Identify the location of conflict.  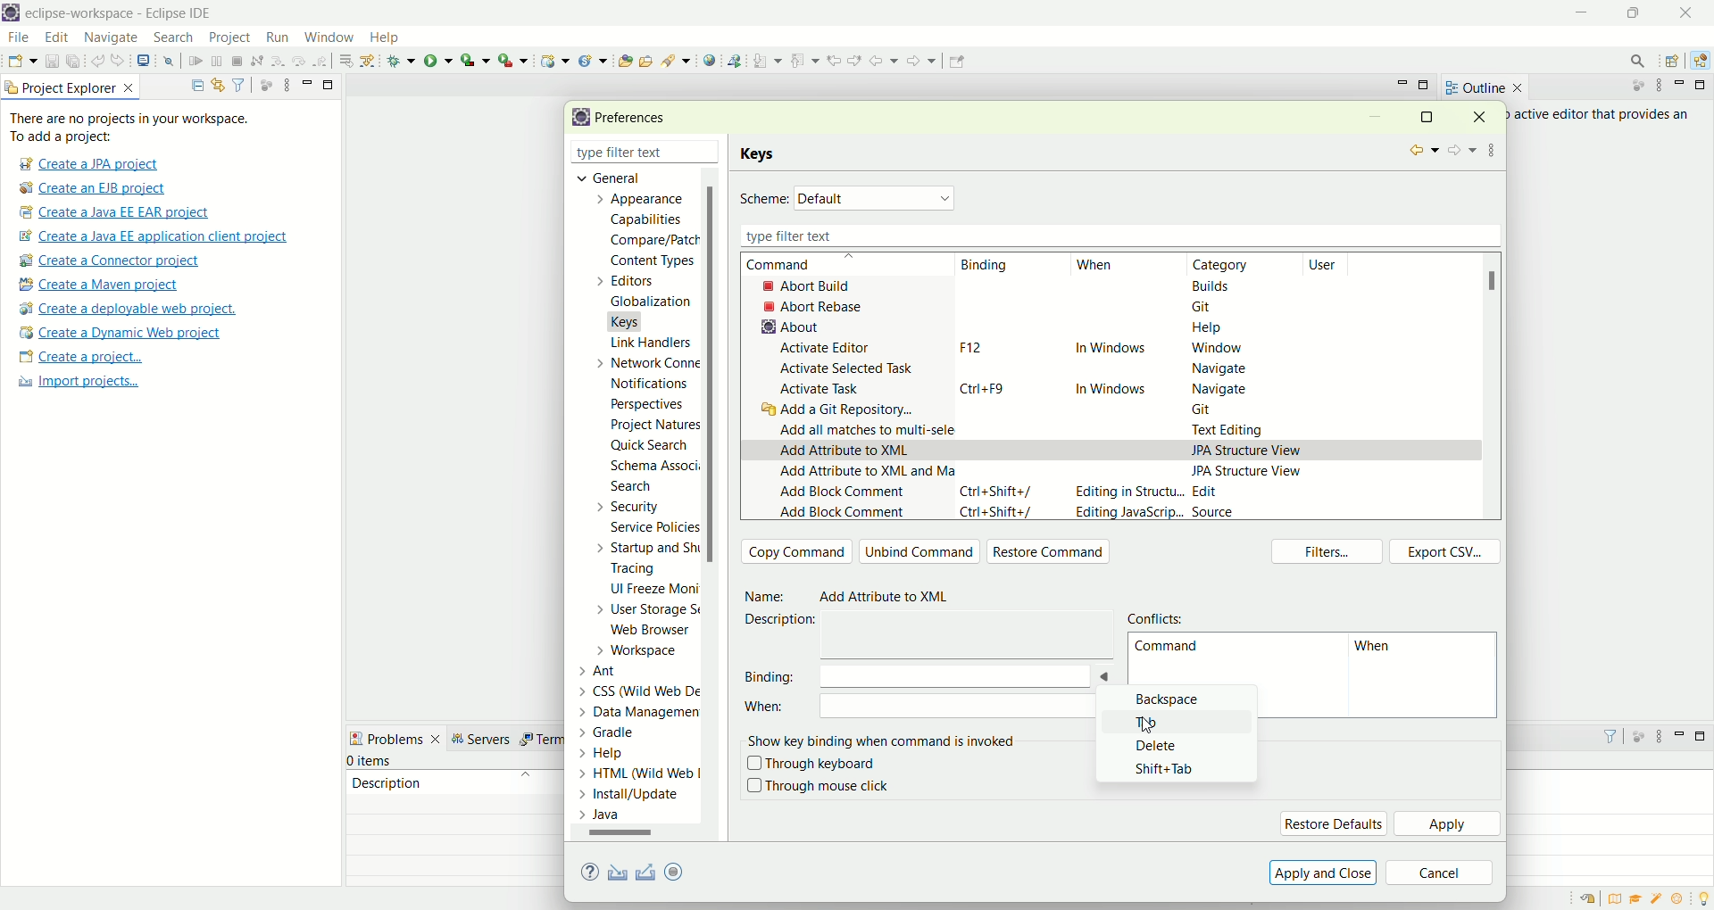
(1160, 616).